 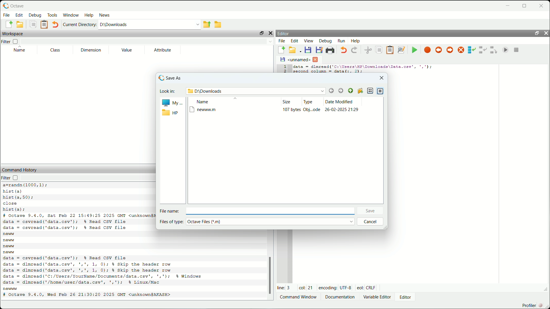 I want to click on detail view, so click(x=381, y=91).